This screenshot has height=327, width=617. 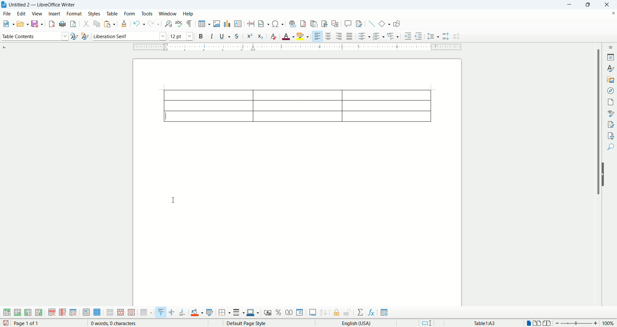 What do you see at coordinates (209, 313) in the screenshot?
I see `autoformat styles` at bounding box center [209, 313].